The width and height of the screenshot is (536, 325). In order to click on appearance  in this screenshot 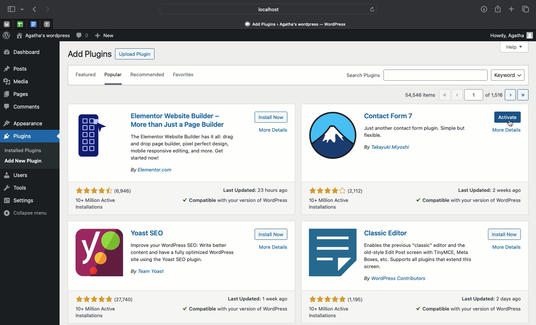, I will do `click(23, 124)`.